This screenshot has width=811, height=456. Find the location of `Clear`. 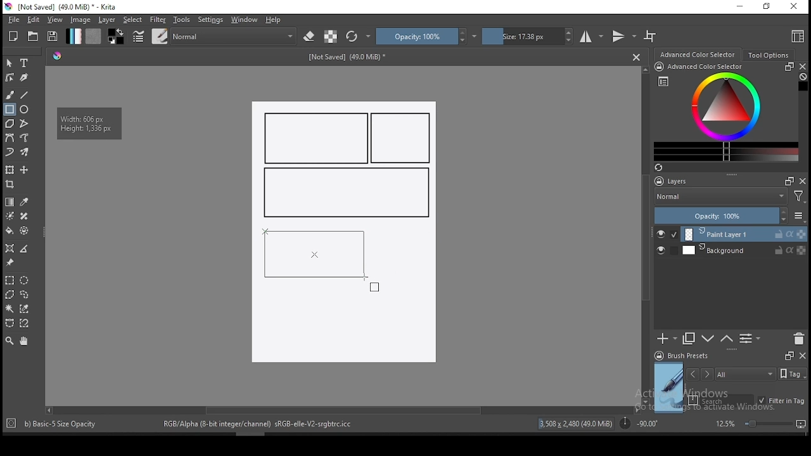

Clear is located at coordinates (803, 78).